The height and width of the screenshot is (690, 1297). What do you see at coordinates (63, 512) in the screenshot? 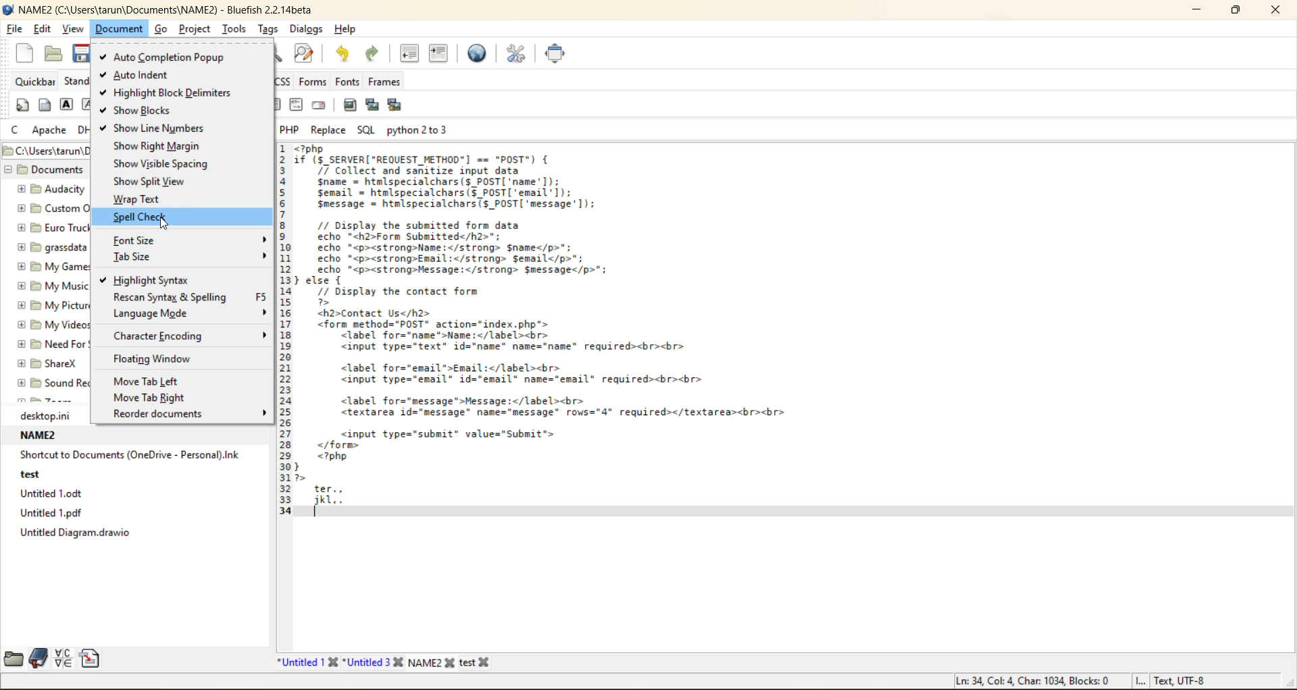
I see `untitled pdf` at bounding box center [63, 512].